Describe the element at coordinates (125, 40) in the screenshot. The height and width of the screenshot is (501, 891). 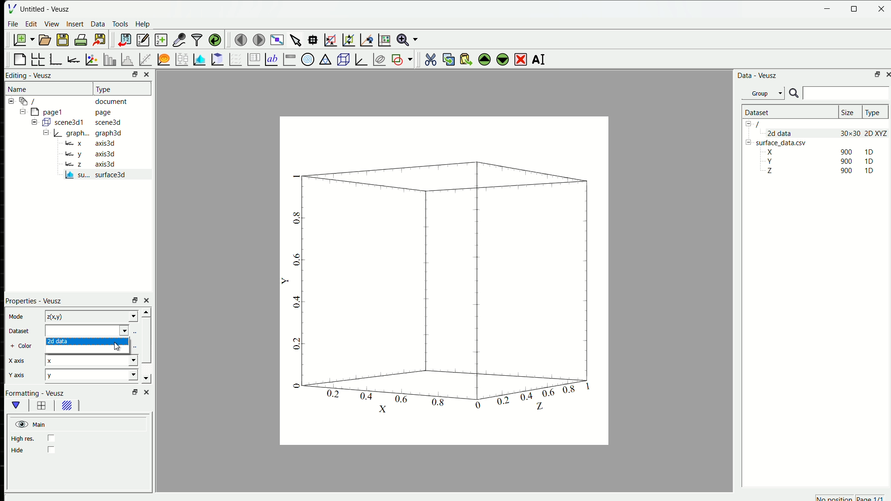
I see `import data` at that location.